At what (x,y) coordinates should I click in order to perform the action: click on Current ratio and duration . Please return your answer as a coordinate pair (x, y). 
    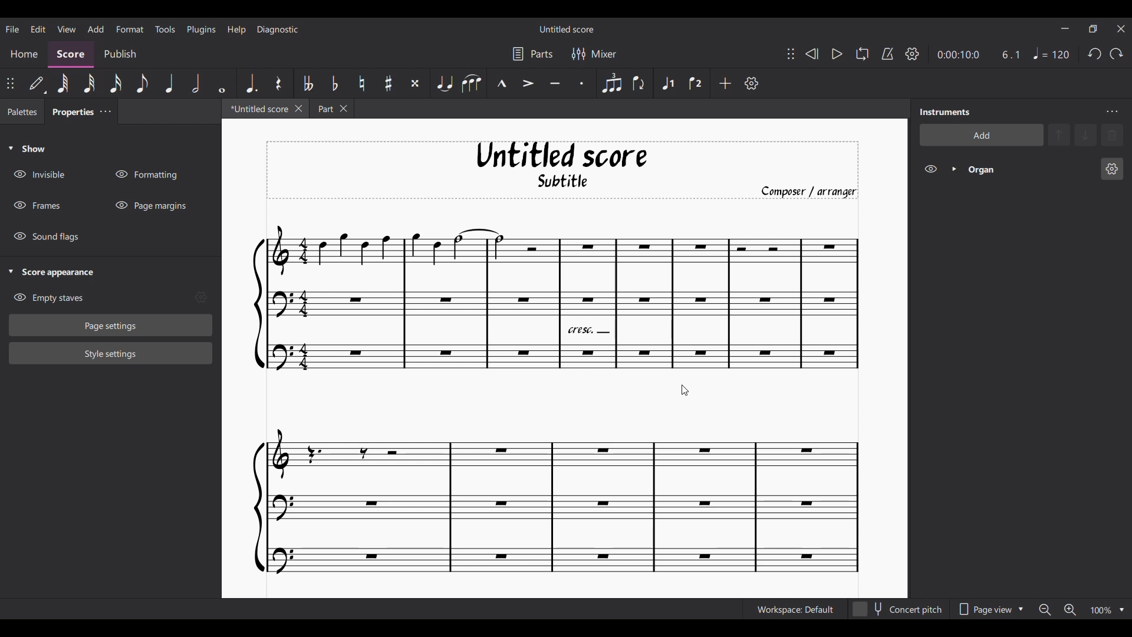
    Looking at the image, I should click on (979, 55).